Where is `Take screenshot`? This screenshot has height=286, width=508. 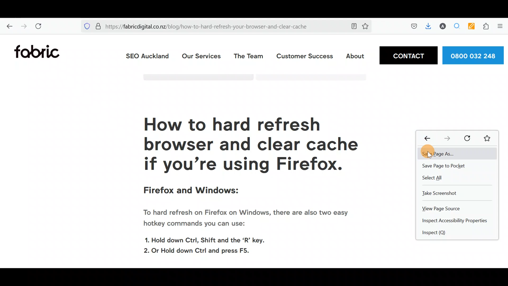 Take screenshot is located at coordinates (441, 193).